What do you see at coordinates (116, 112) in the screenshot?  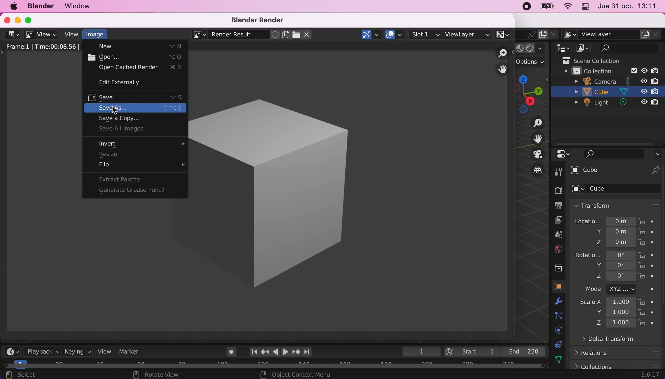 I see `cursor` at bounding box center [116, 112].